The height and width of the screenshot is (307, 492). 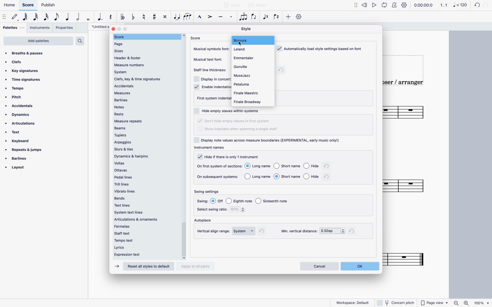 What do you see at coordinates (143, 43) in the screenshot?
I see `page` at bounding box center [143, 43].